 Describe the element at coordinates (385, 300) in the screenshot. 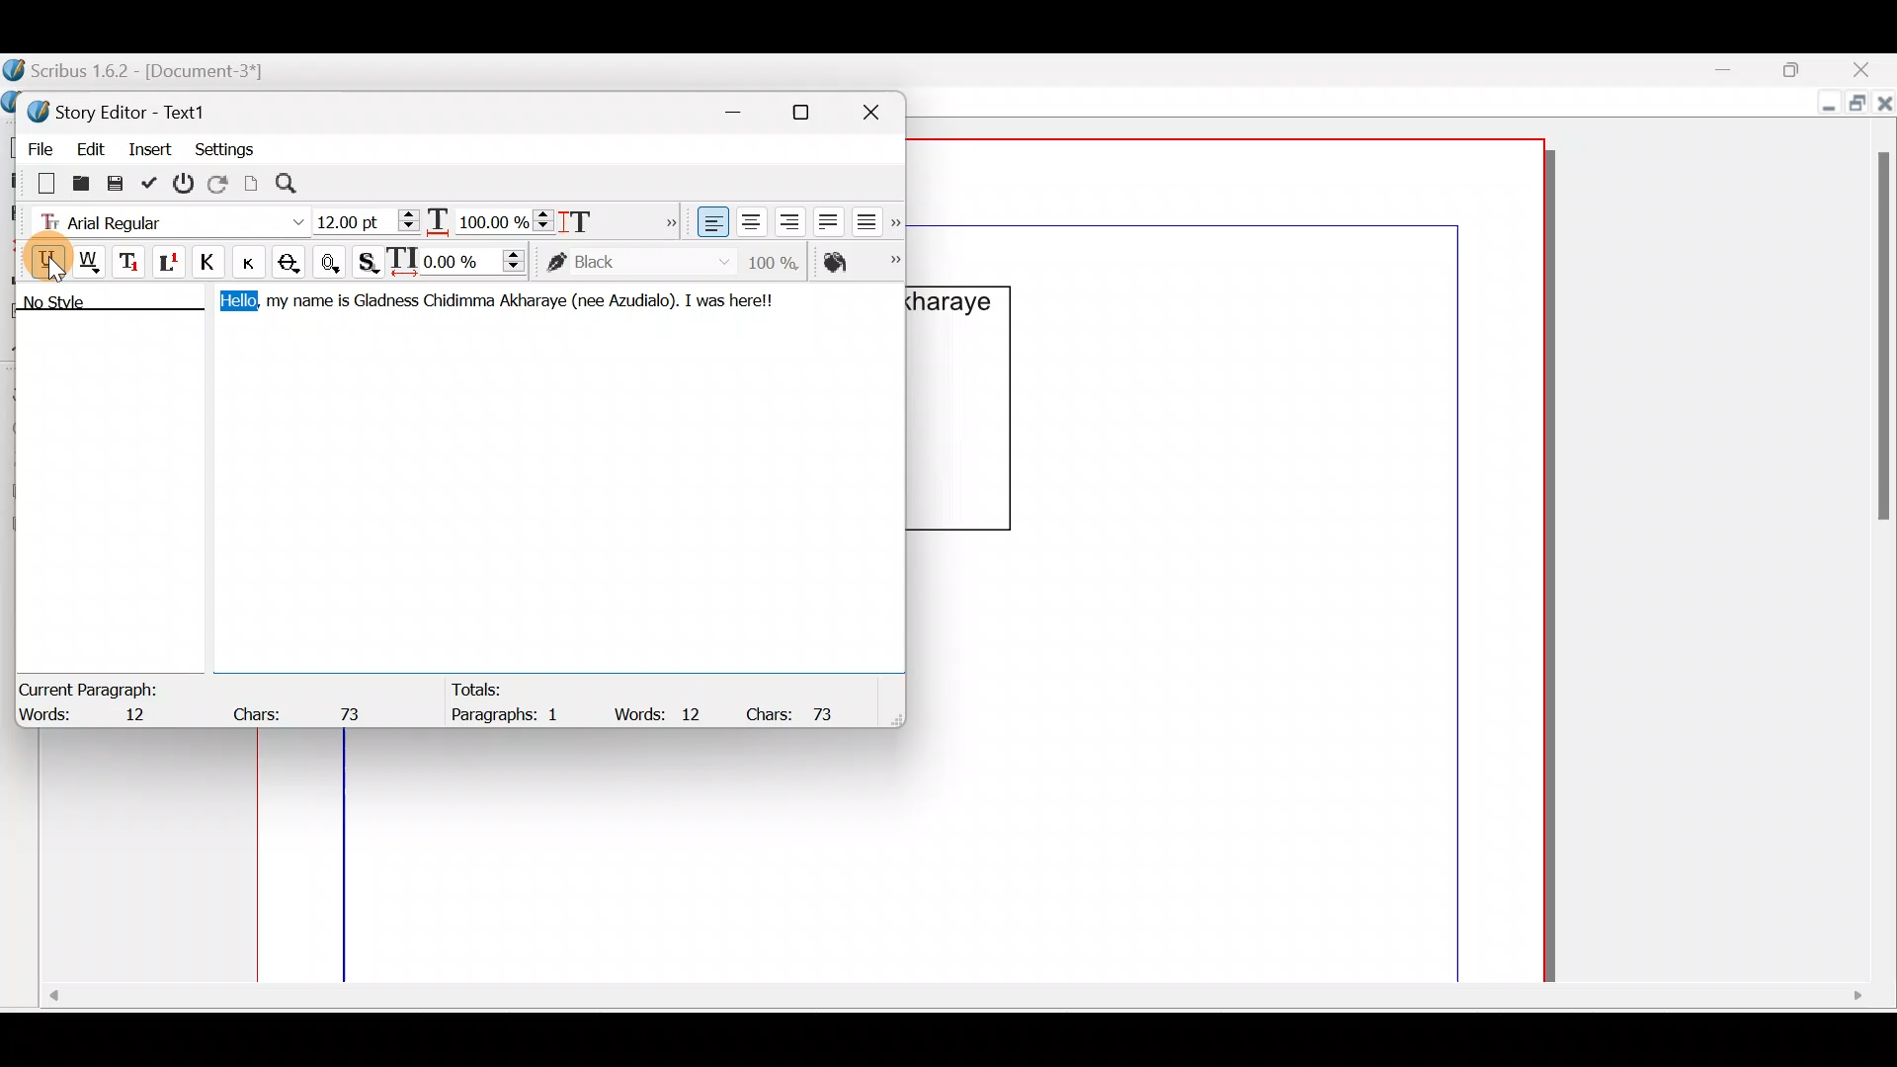

I see `Gladness` at that location.